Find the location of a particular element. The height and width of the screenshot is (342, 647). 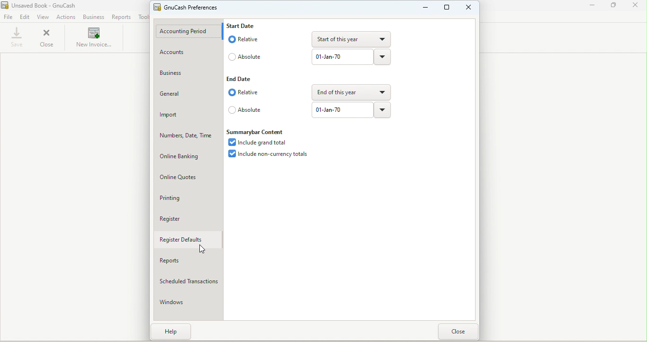

Maximize is located at coordinates (613, 7).